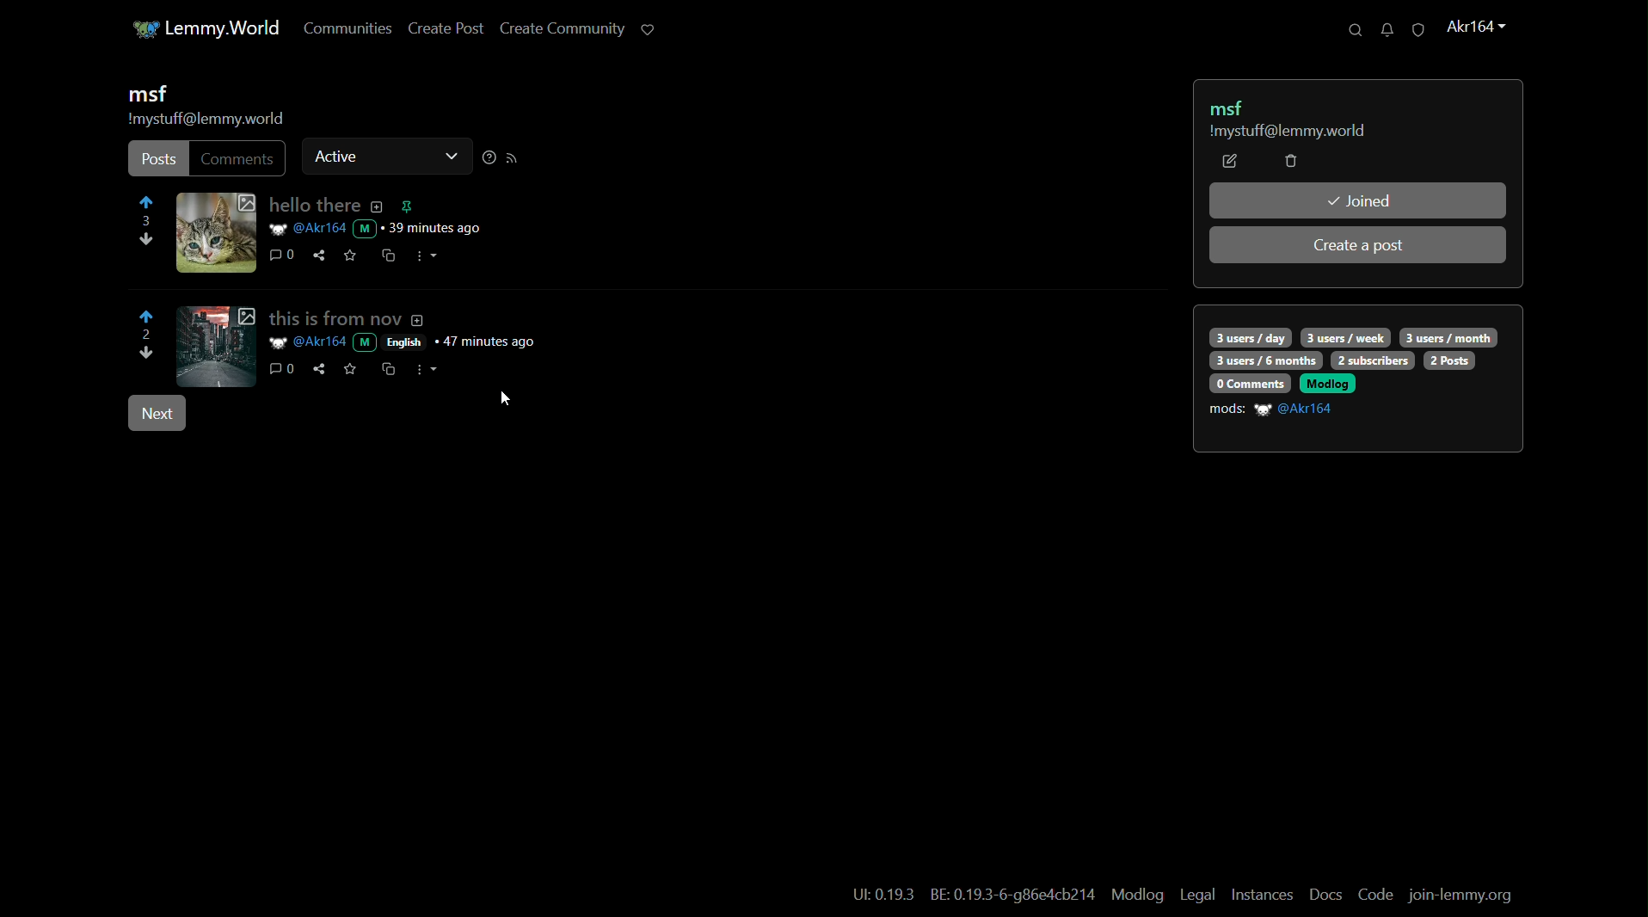 The height and width of the screenshot is (917, 1648). I want to click on upvote, so click(147, 205).